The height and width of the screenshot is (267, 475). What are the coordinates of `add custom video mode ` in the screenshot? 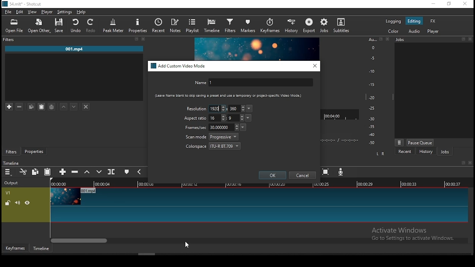 It's located at (179, 66).